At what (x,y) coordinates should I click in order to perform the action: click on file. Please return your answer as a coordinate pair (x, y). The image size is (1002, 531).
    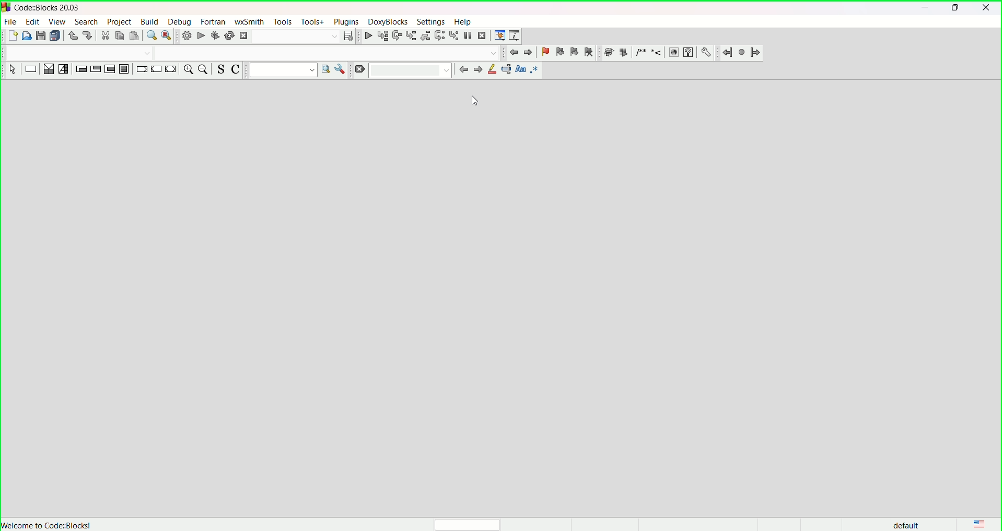
    Looking at the image, I should click on (11, 22).